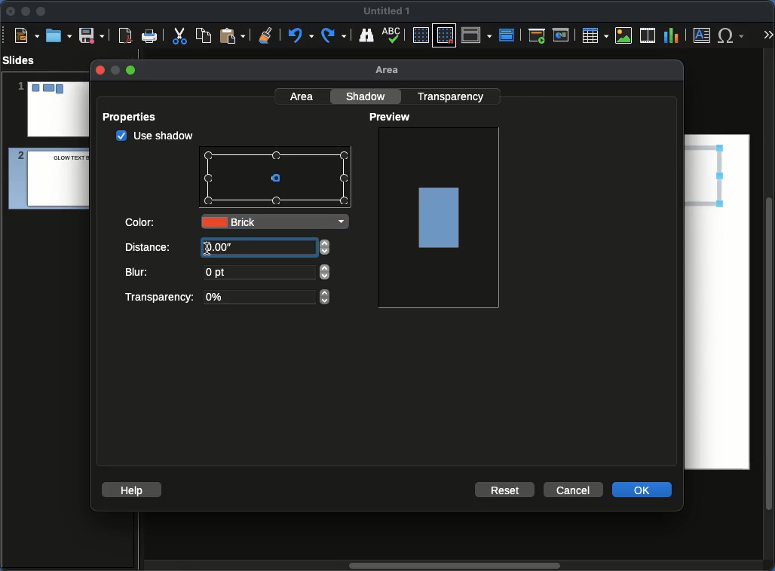 The image size is (775, 571). Describe the element at coordinates (594, 35) in the screenshot. I see `Table` at that location.